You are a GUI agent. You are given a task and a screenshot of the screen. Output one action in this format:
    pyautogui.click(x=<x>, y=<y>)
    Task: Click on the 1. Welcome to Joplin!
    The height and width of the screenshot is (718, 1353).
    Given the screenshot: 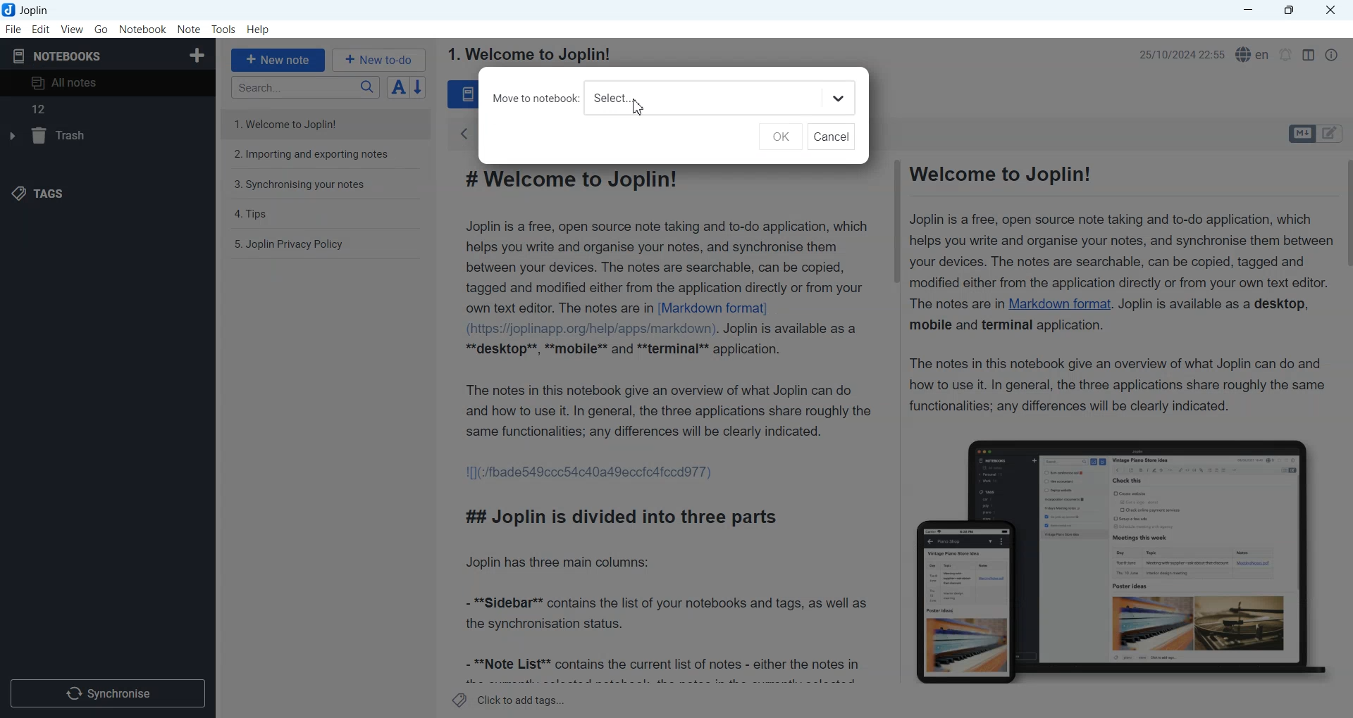 What is the action you would take?
    pyautogui.click(x=528, y=54)
    